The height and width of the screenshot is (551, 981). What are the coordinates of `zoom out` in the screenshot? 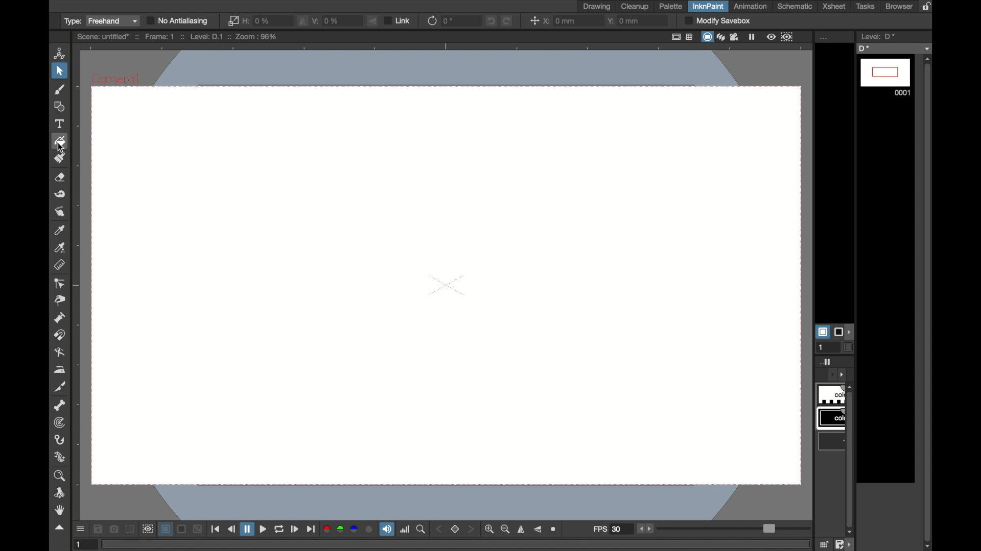 It's located at (505, 529).